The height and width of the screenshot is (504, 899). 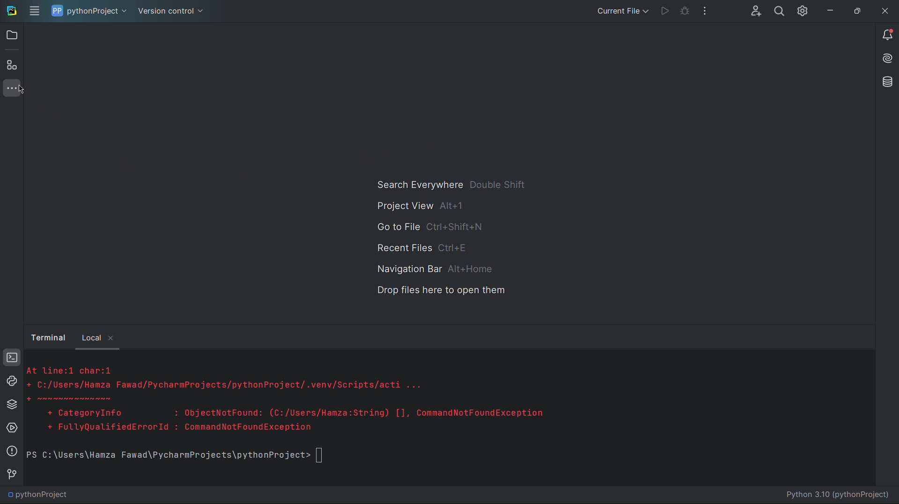 I want to click on Python Console, so click(x=11, y=382).